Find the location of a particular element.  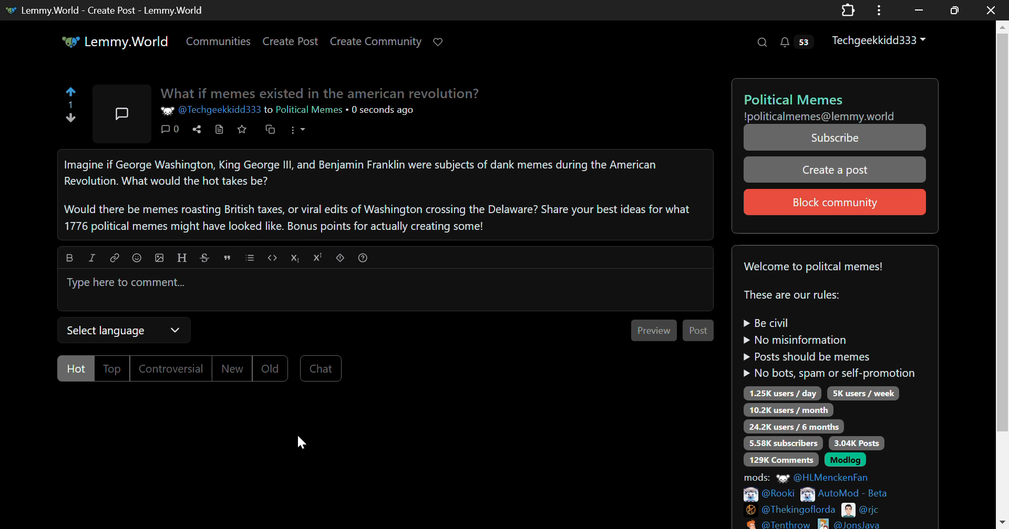

Community Rules is located at coordinates (841, 388).